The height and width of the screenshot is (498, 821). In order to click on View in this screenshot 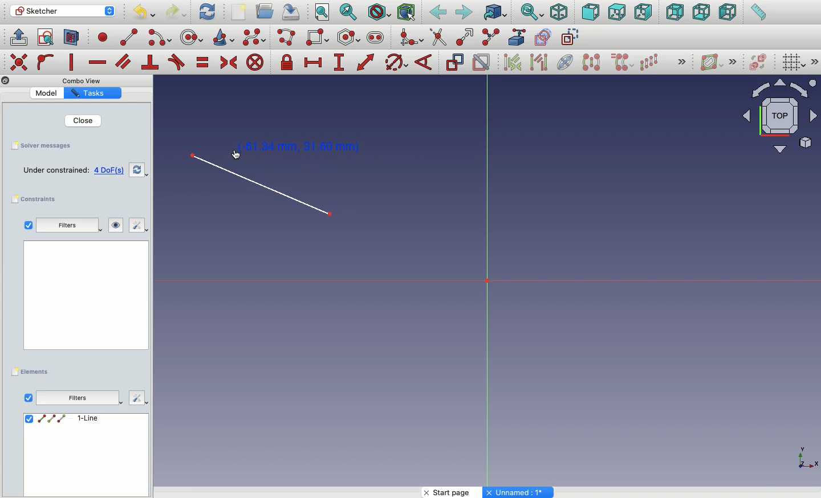, I will do `click(28, 397)`.